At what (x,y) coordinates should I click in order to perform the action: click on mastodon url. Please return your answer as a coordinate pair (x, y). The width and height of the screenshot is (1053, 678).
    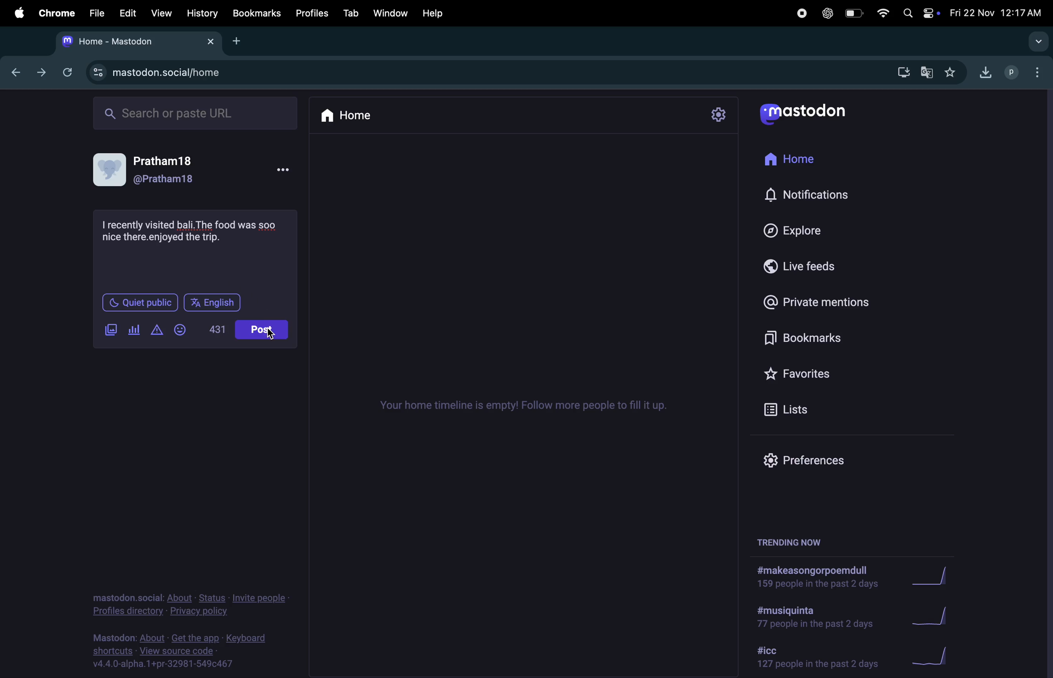
    Looking at the image, I should click on (179, 72).